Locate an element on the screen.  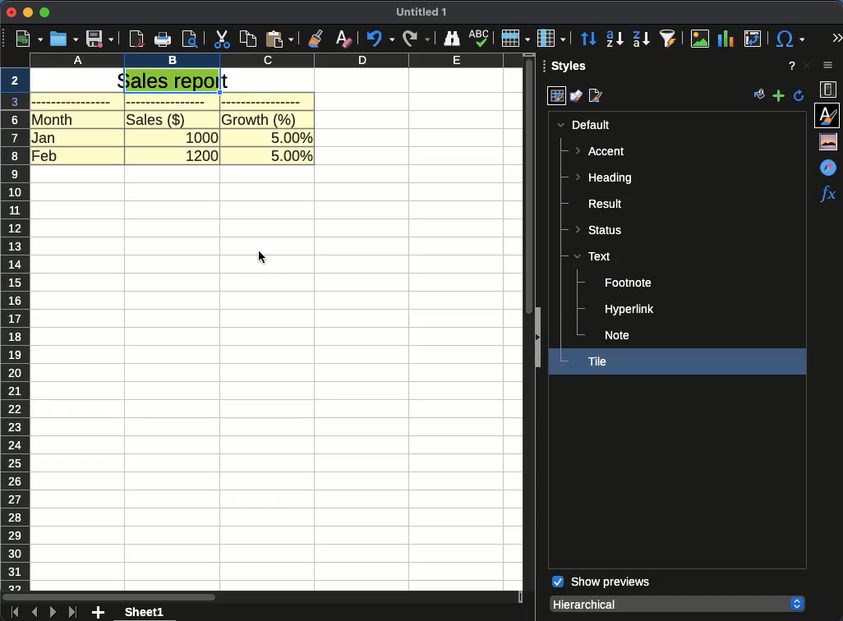
gallery is located at coordinates (831, 141).